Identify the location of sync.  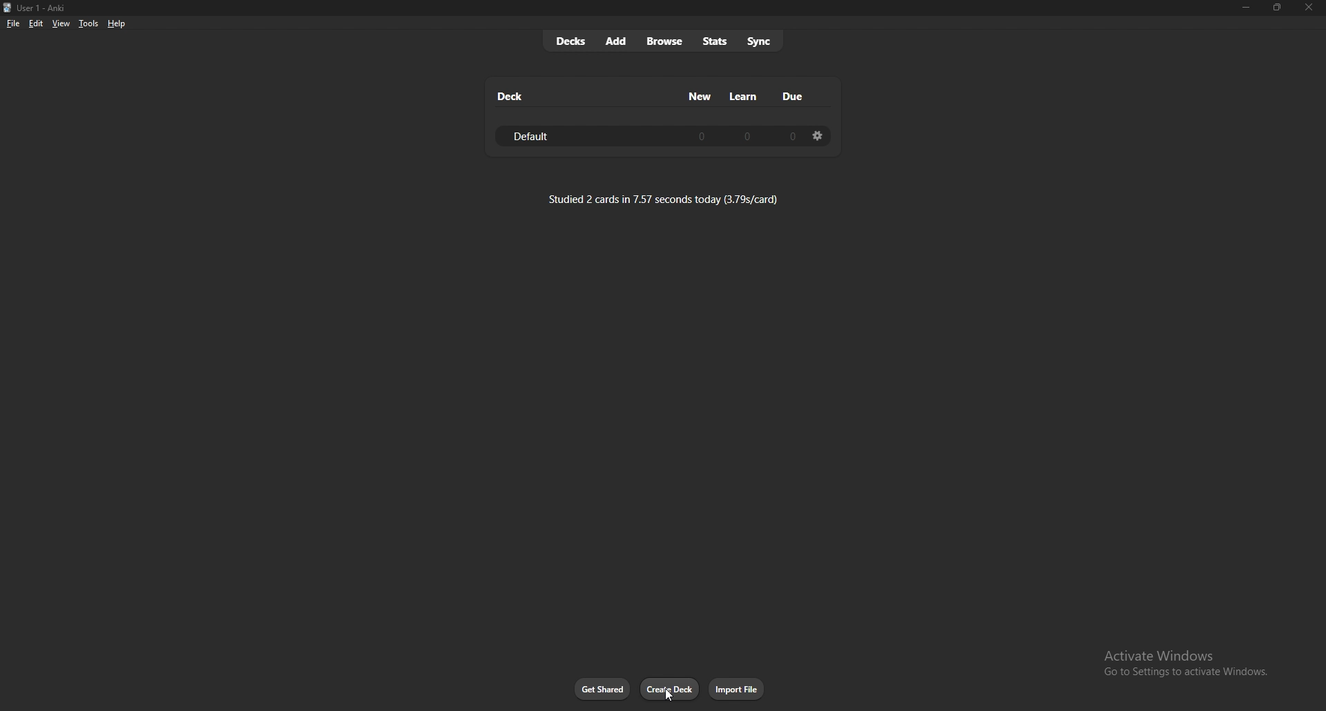
(760, 40).